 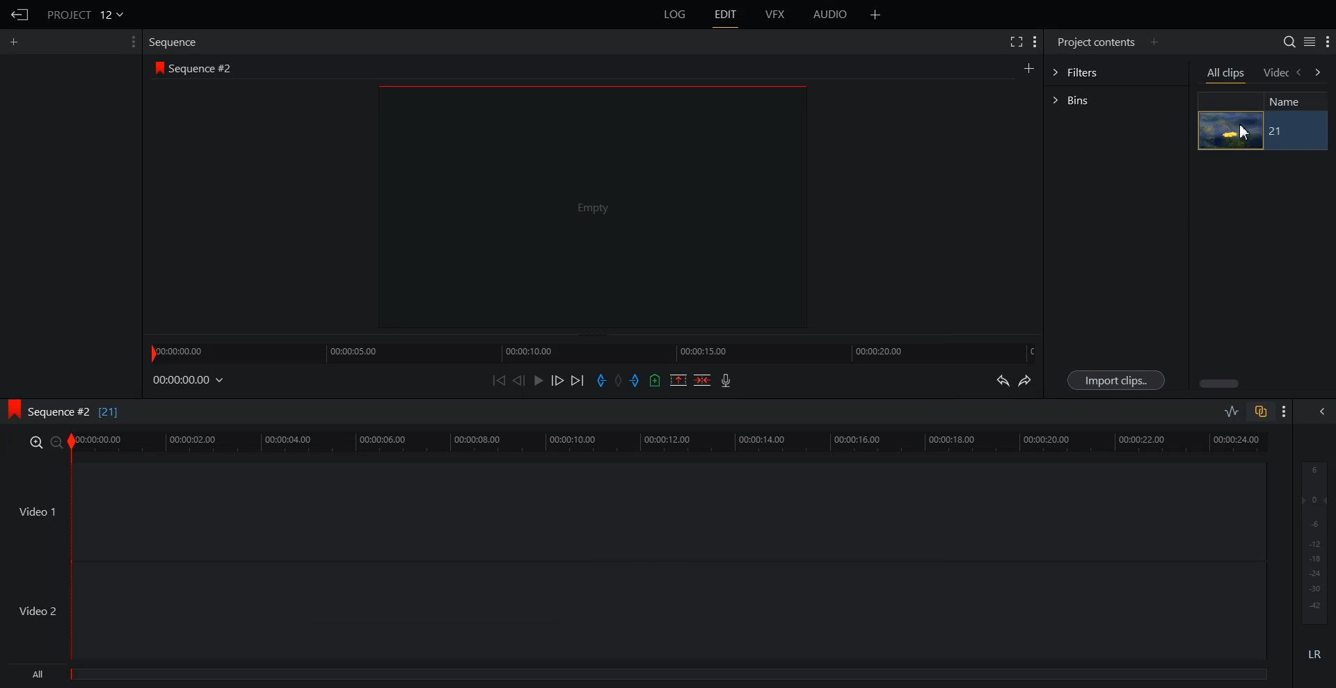 I want to click on All, so click(x=640, y=676).